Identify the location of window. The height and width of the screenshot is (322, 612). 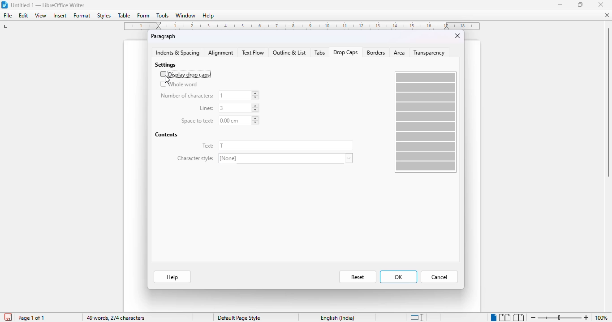
(185, 15).